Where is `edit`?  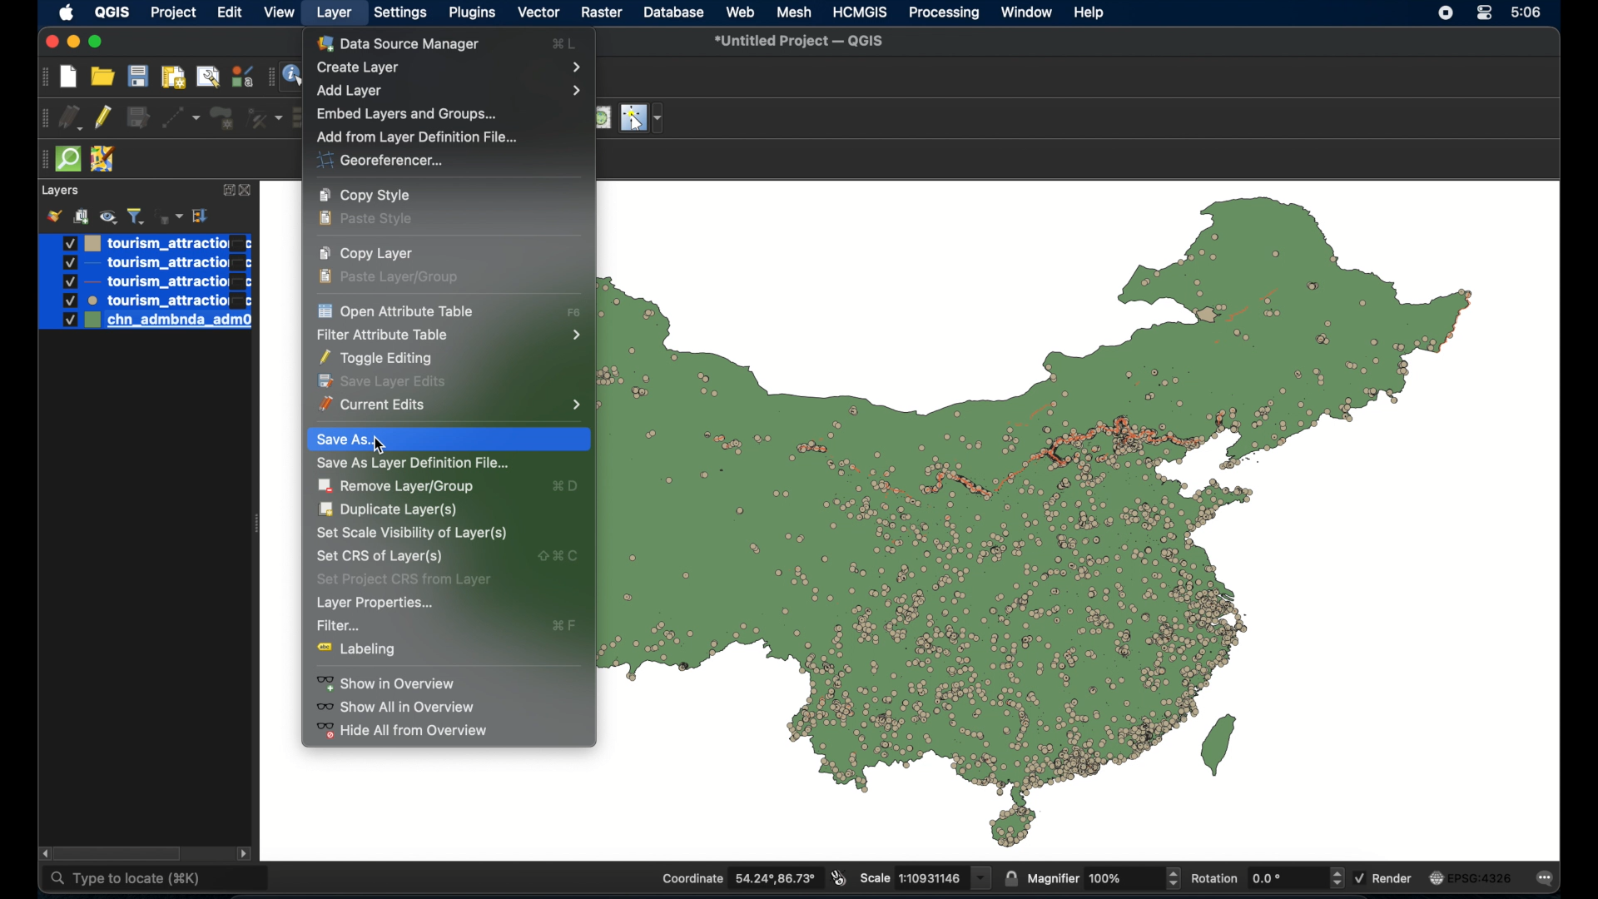
edit is located at coordinates (230, 14).